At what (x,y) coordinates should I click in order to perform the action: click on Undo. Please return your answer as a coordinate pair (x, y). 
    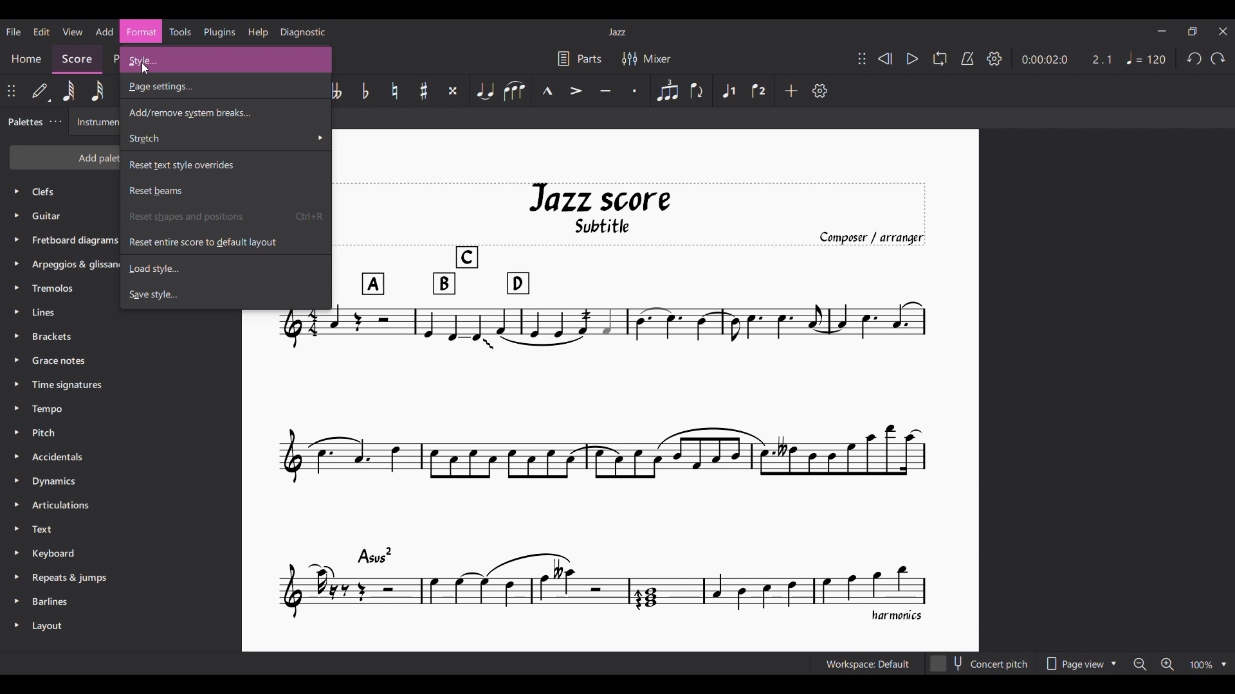
    Looking at the image, I should click on (1194, 58).